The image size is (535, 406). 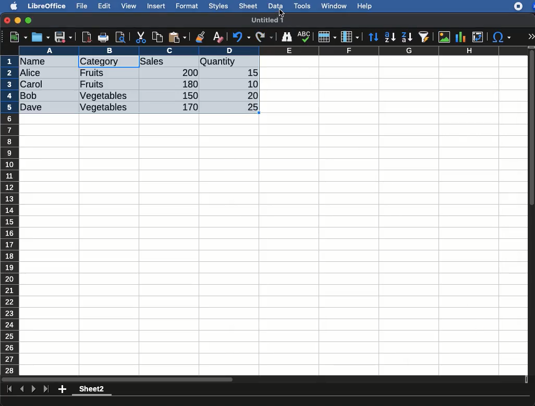 I want to click on spell check, so click(x=306, y=36).